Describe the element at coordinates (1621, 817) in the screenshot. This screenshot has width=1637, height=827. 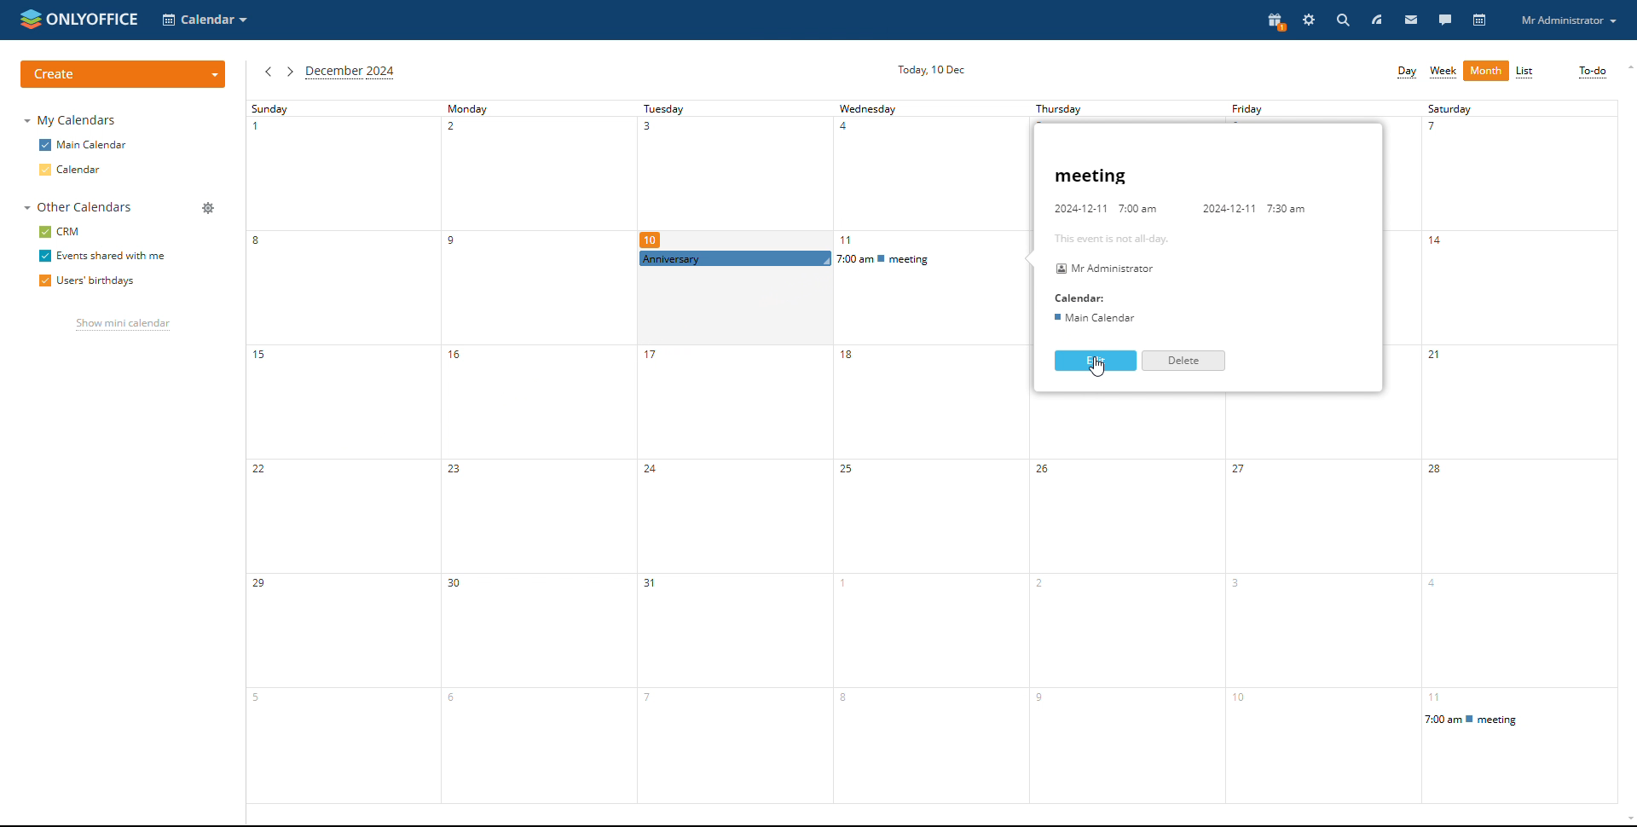
I see `scroll down` at that location.